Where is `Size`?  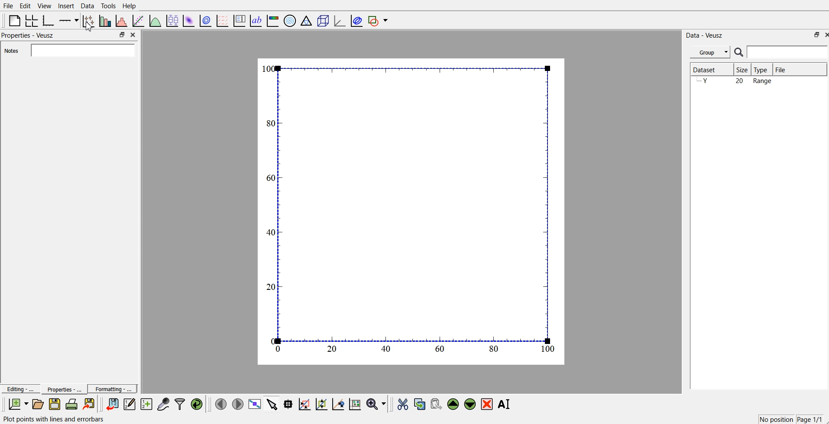
Size is located at coordinates (742, 70).